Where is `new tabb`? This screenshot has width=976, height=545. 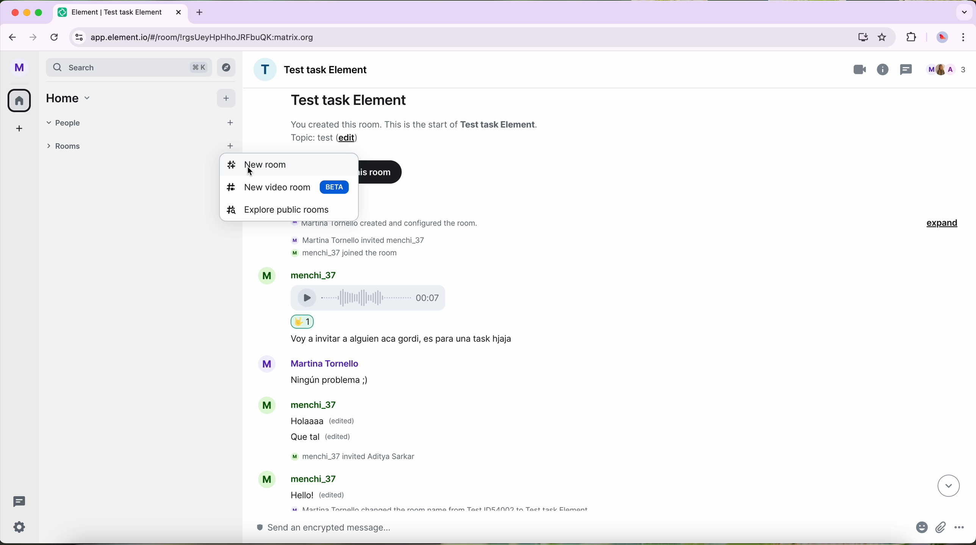 new tabb is located at coordinates (202, 12).